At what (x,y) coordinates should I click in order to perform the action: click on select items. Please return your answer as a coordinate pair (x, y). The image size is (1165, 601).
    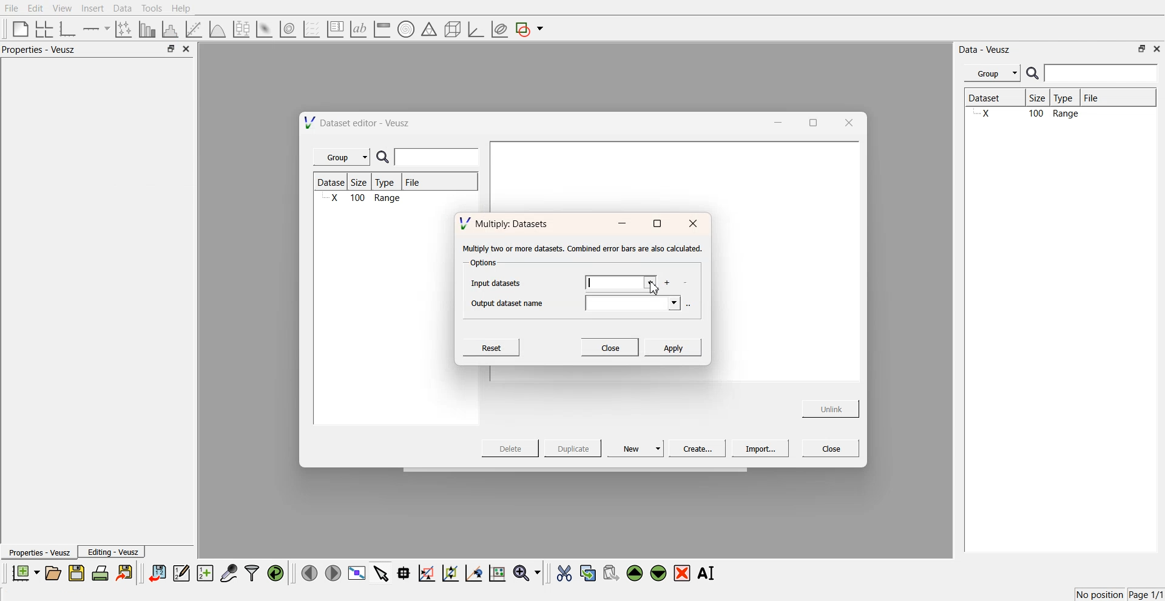
    Looking at the image, I should click on (381, 572).